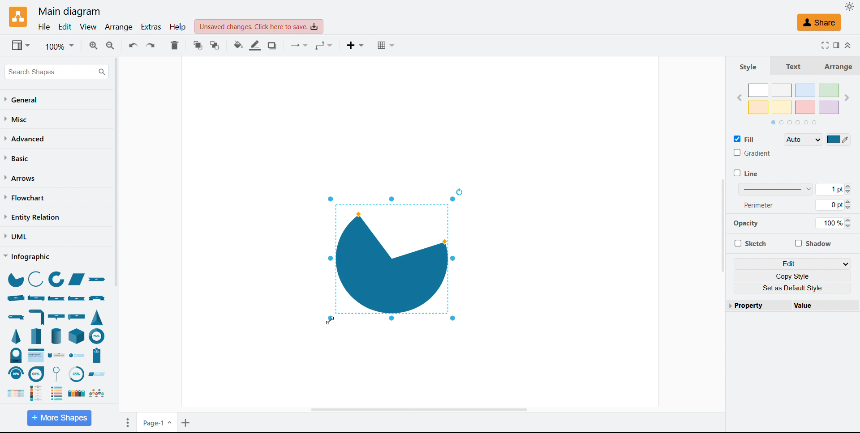 The height and width of the screenshot is (433, 860). Describe the element at coordinates (57, 280) in the screenshot. I see `partial concentric ellipse` at that location.